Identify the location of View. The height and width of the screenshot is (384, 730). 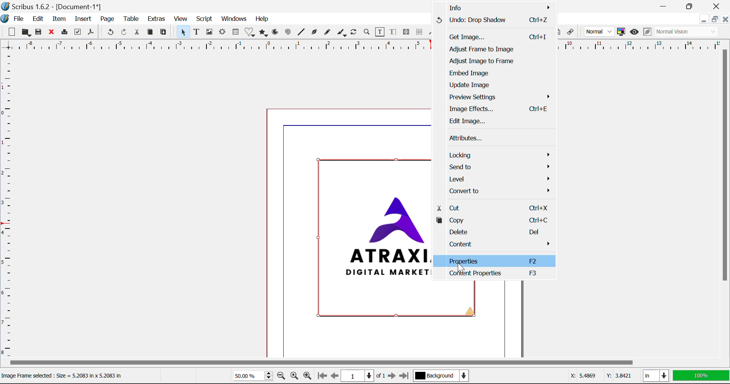
(182, 19).